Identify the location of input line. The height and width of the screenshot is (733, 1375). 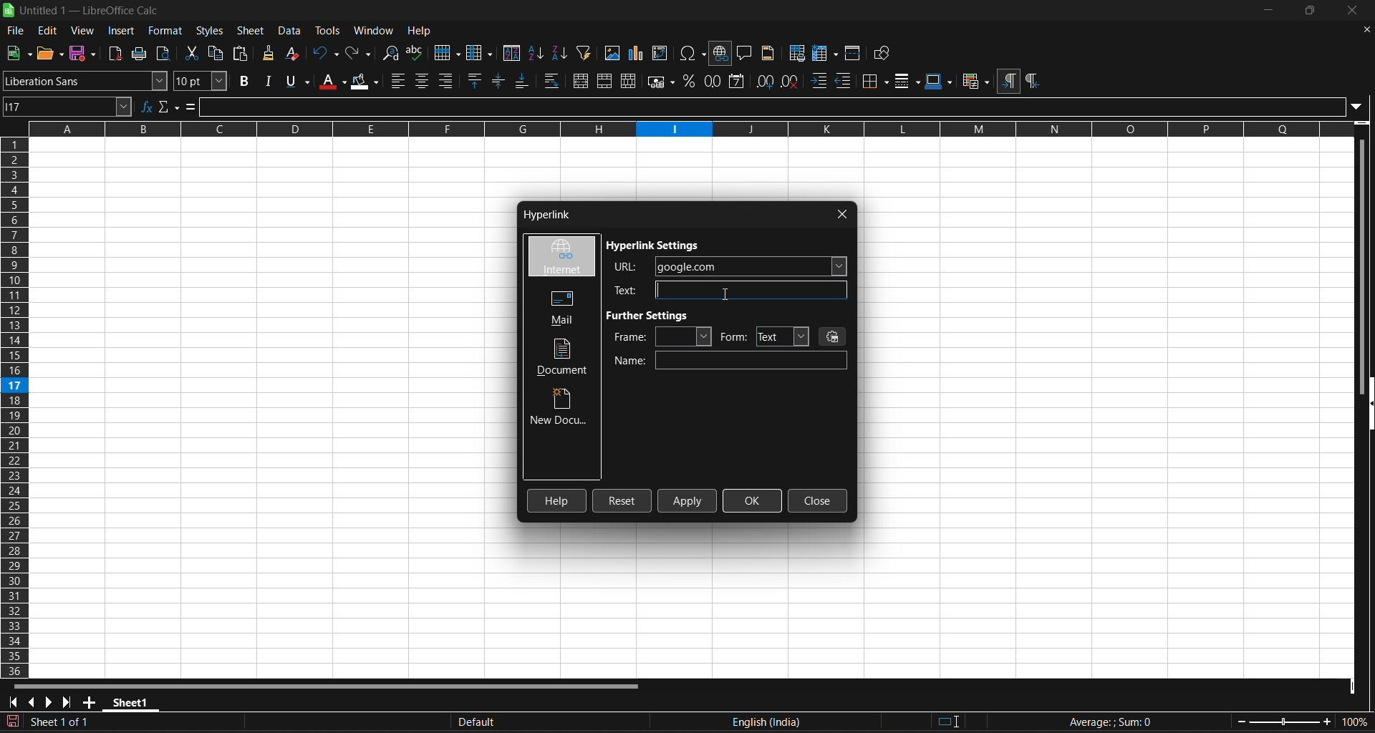
(782, 105).